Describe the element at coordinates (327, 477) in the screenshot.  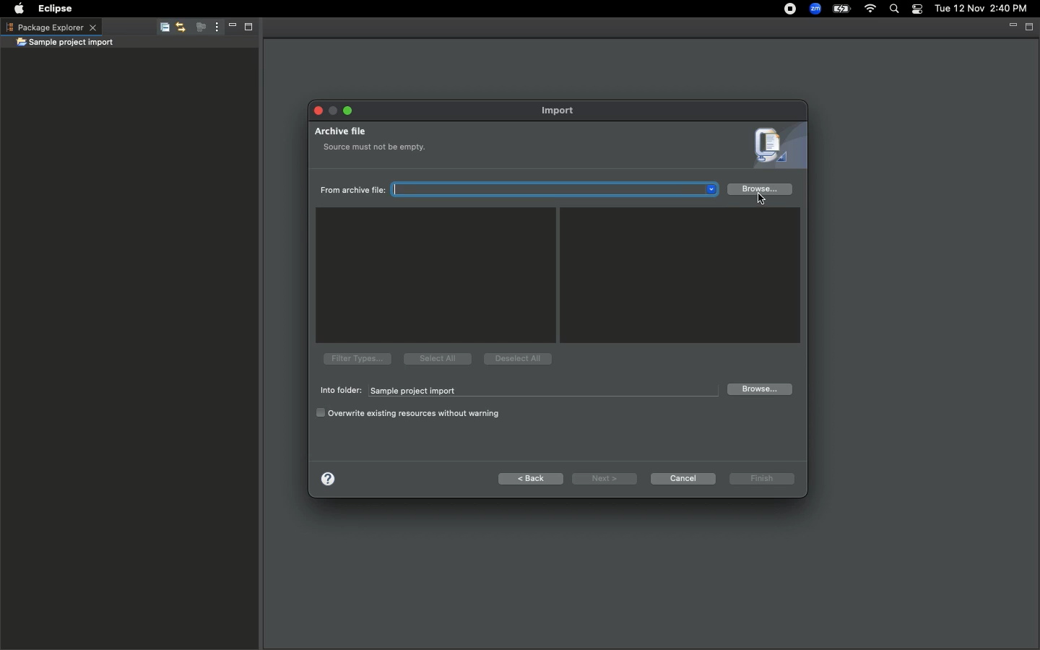
I see `Help` at that location.